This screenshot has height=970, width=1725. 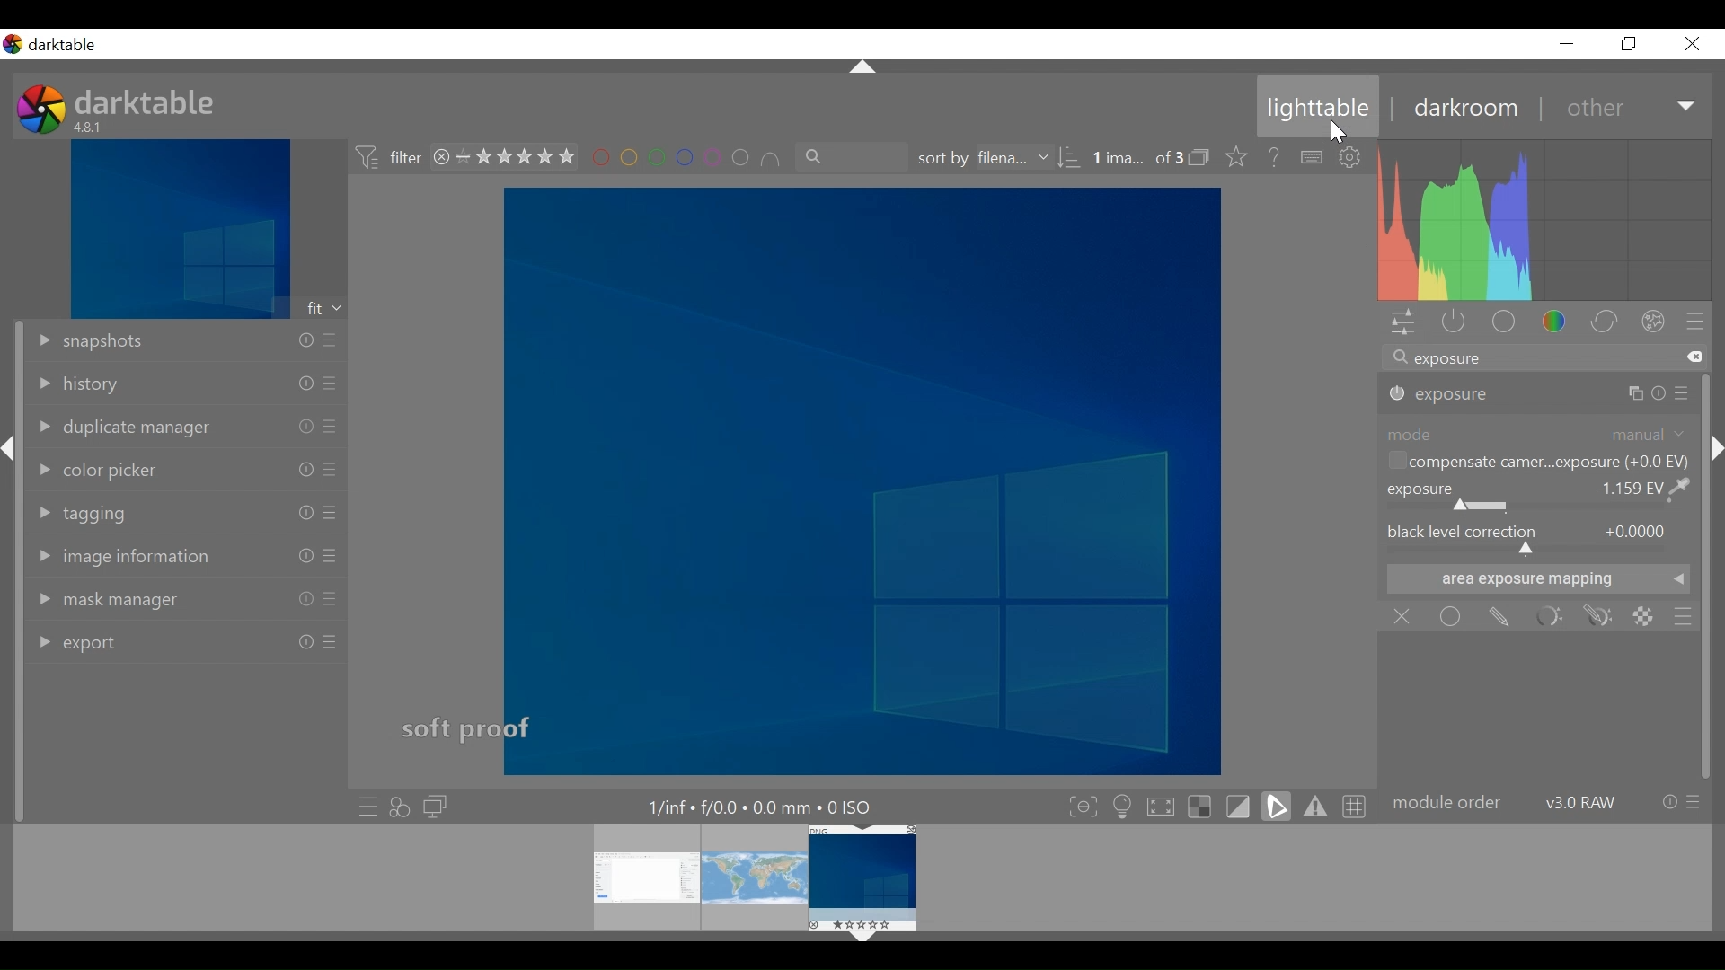 I want to click on show only active modules, so click(x=1456, y=324).